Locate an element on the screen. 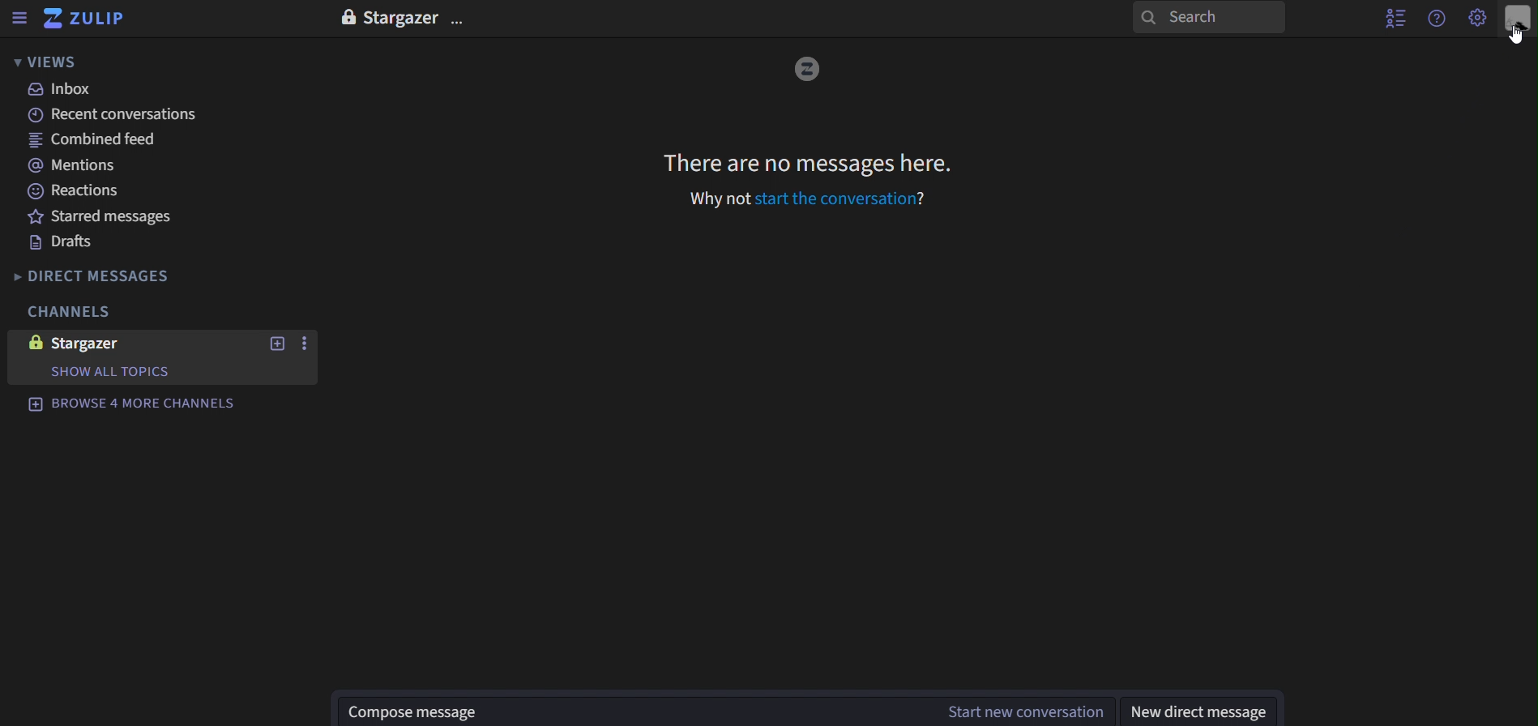  why not is located at coordinates (717, 199).